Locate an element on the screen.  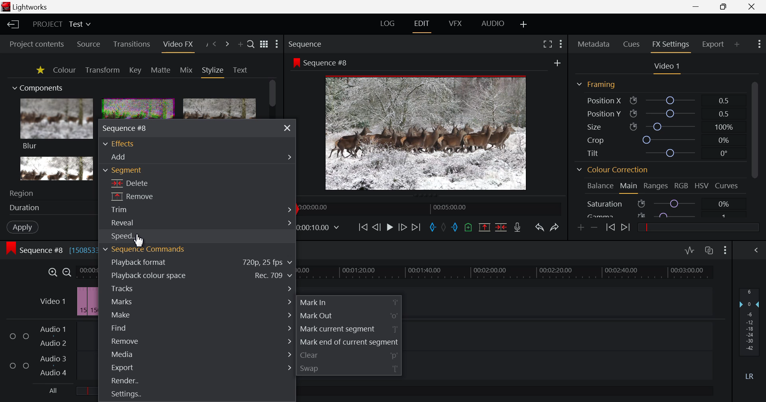
RGB is located at coordinates (682, 185).